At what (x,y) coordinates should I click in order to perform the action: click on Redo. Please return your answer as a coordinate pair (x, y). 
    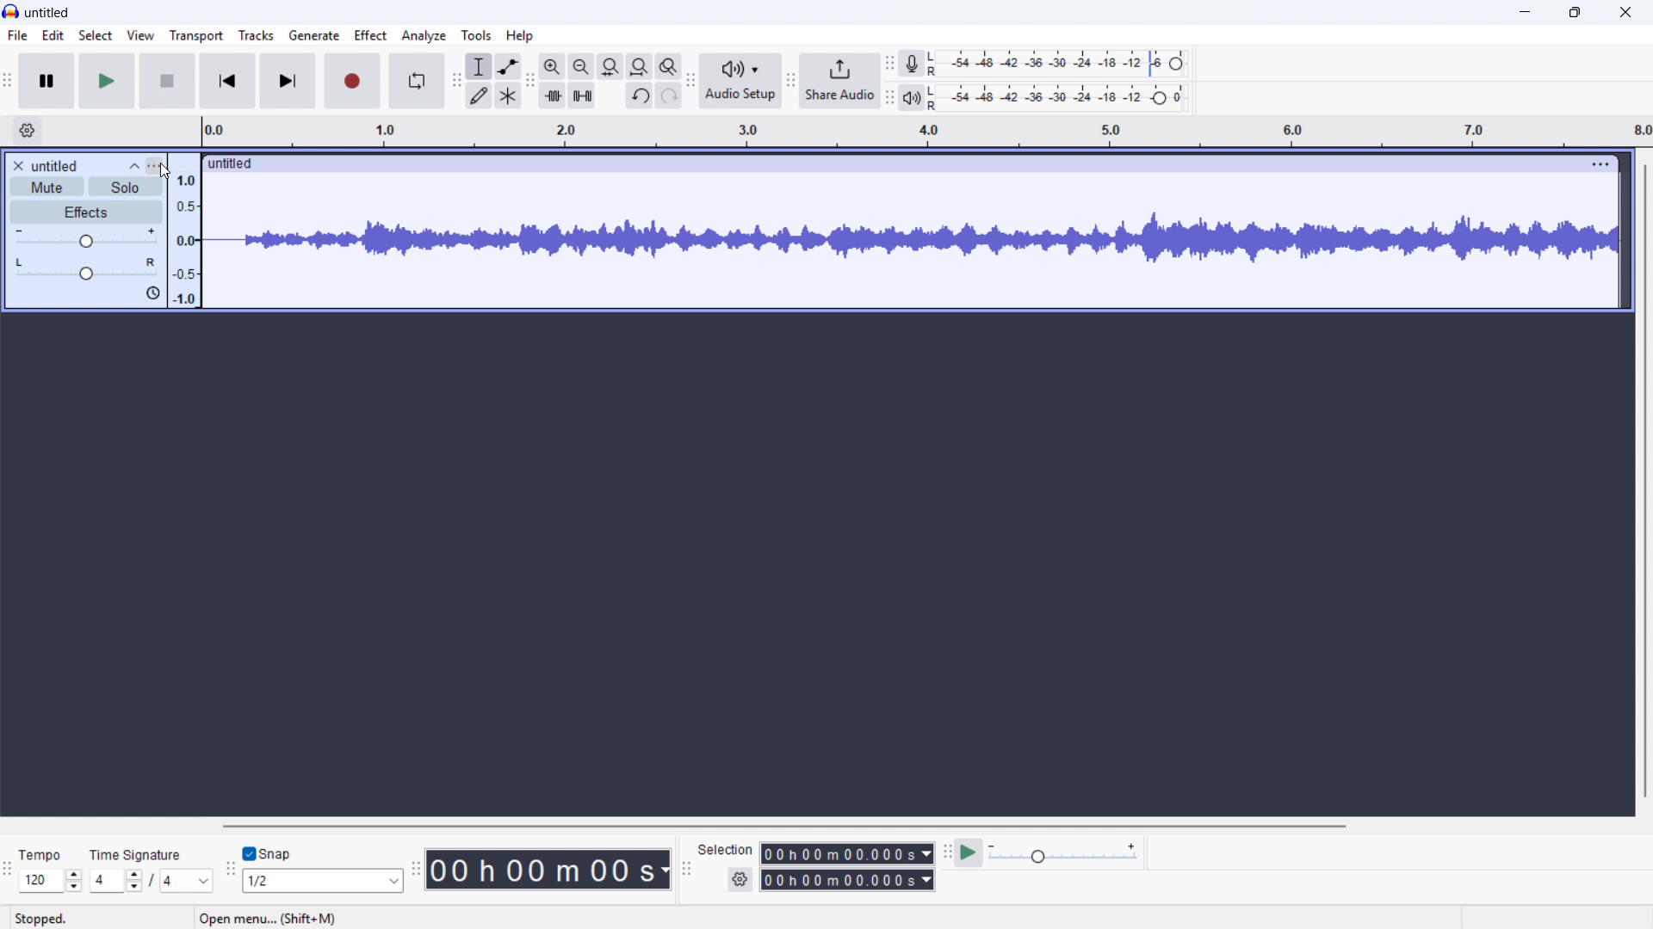
    Looking at the image, I should click on (669, 96).